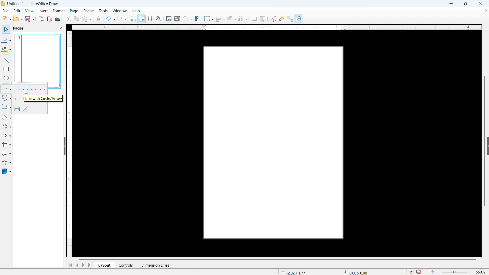 The height and width of the screenshot is (275, 489). What do you see at coordinates (44, 98) in the screenshot?
I see `Line with circle/arrow` at bounding box center [44, 98].